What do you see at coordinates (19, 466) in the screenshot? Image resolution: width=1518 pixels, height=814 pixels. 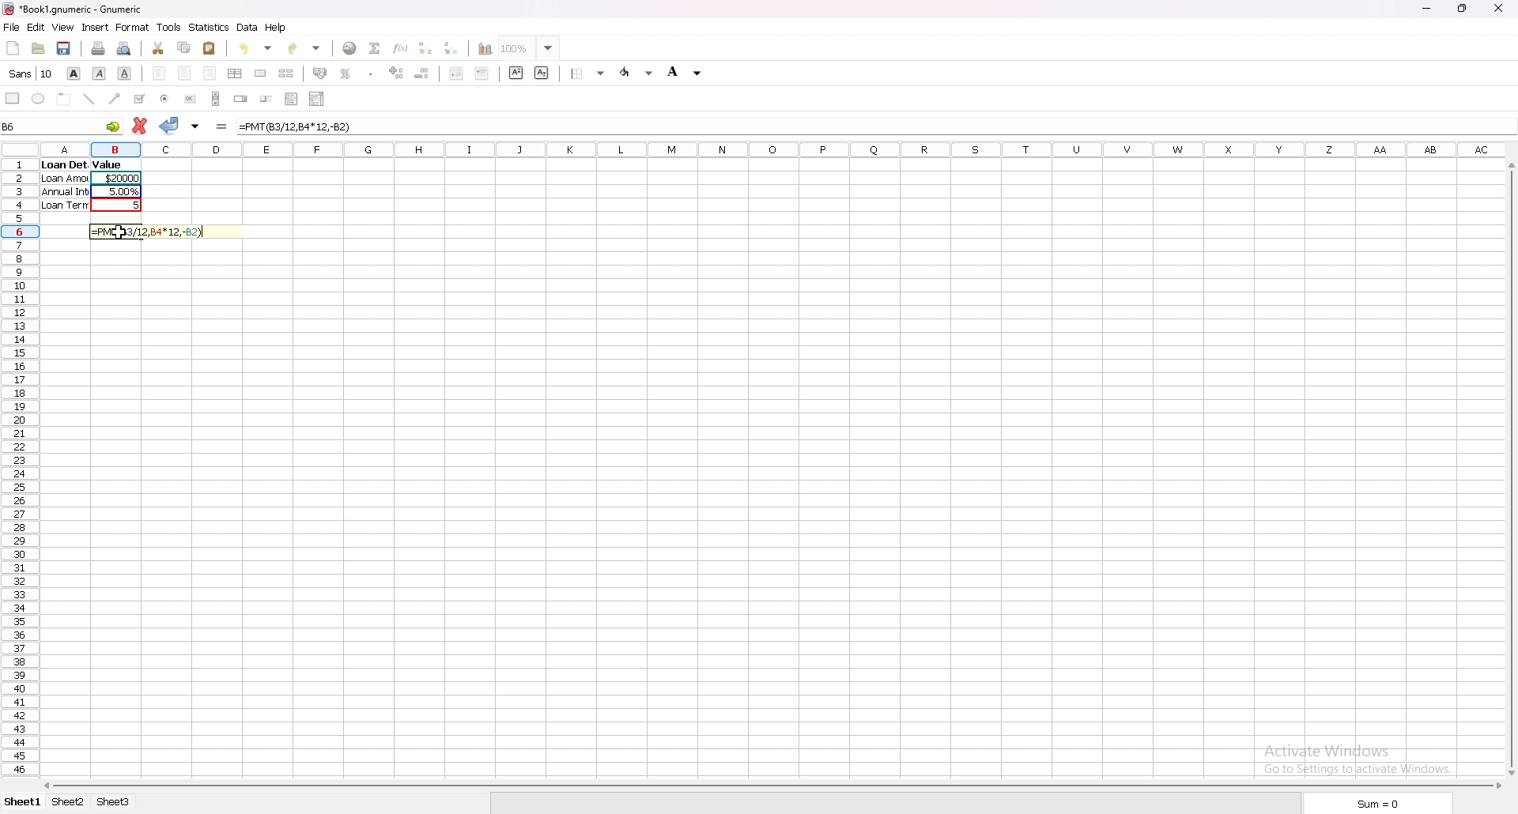 I see `row` at bounding box center [19, 466].